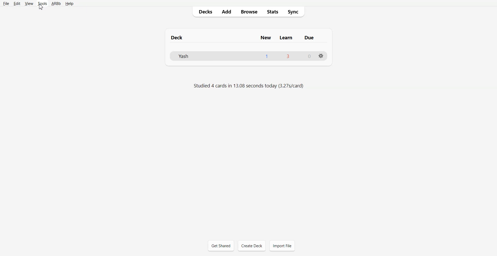 The width and height of the screenshot is (497, 256). What do you see at coordinates (56, 4) in the screenshot?
I see `ARBb` at bounding box center [56, 4].